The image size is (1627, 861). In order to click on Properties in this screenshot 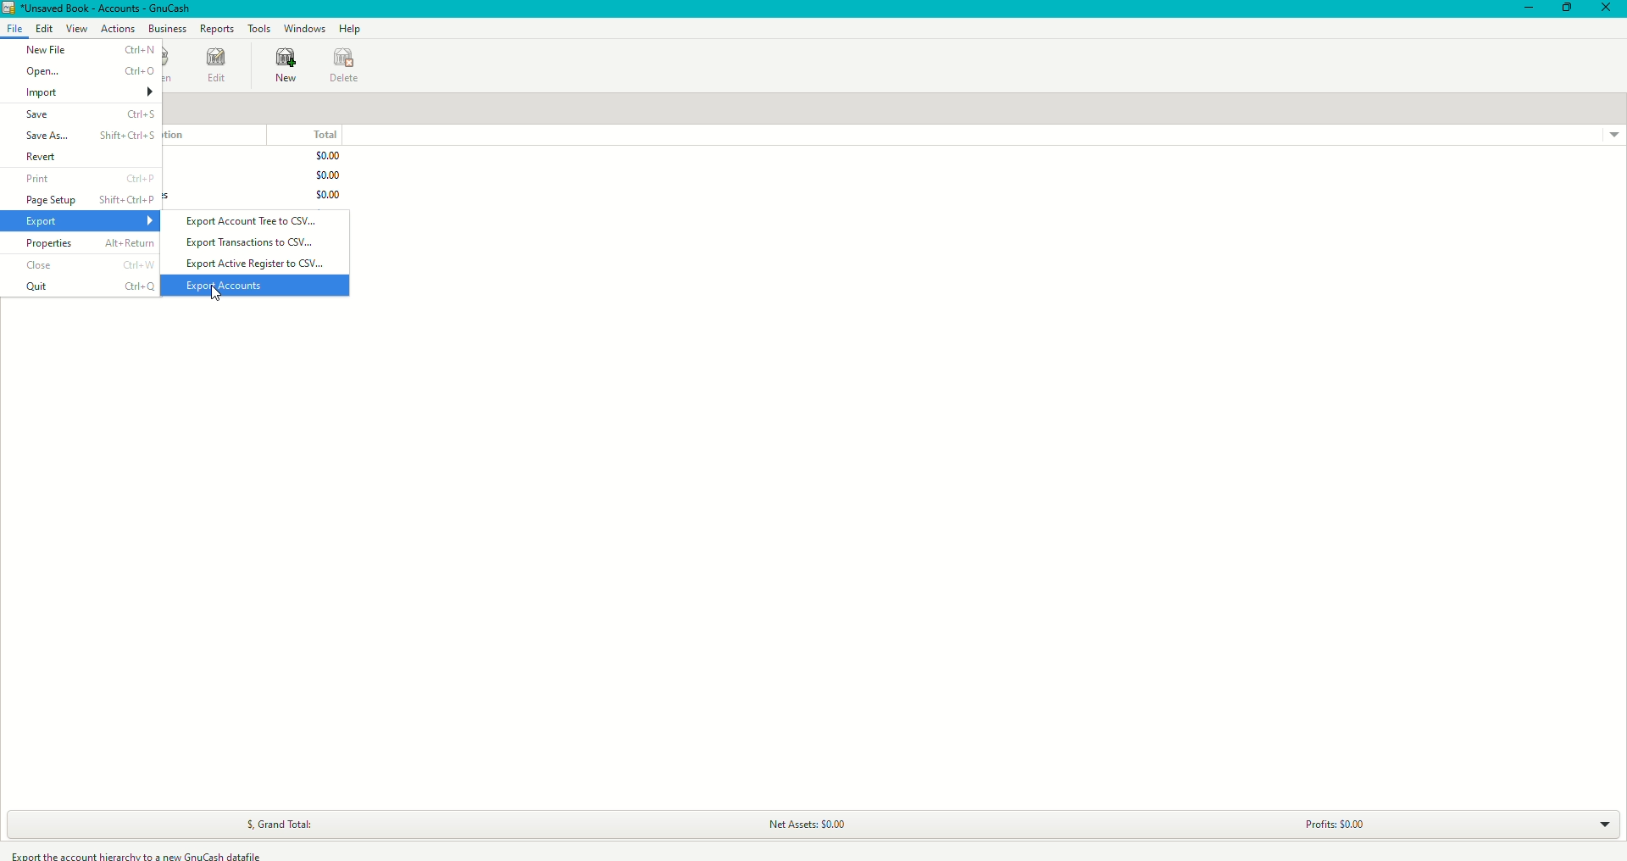, I will do `click(87, 245)`.